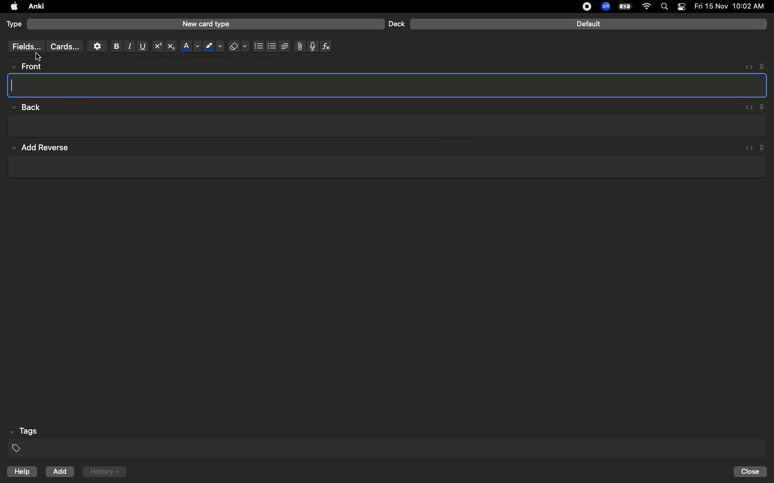  I want to click on Numbered bullets, so click(272, 46).